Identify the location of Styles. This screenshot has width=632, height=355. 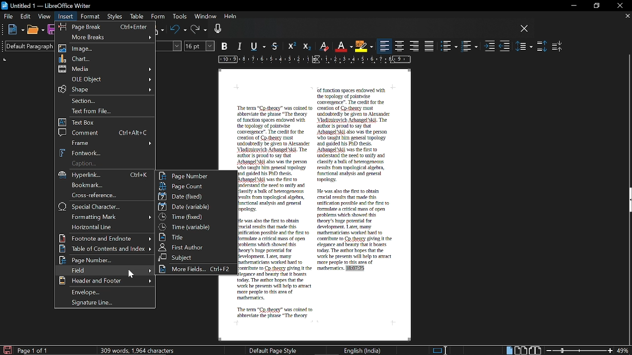
(116, 17).